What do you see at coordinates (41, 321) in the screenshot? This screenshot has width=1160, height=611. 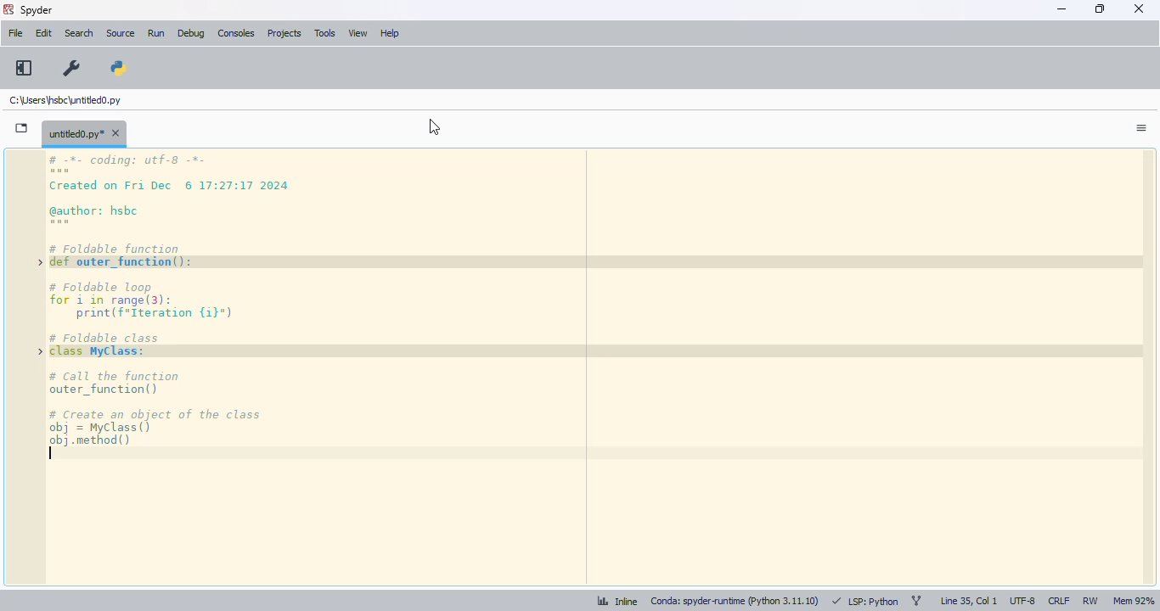 I see `code folded` at bounding box center [41, 321].